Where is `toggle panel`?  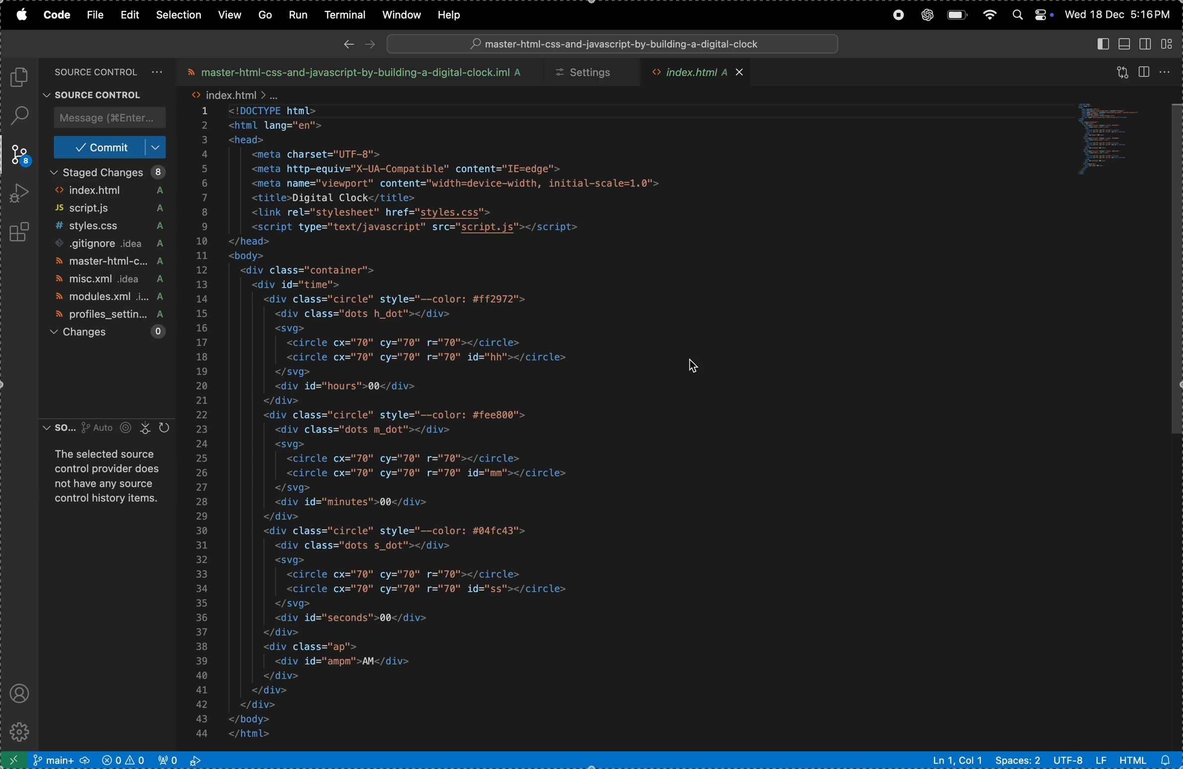 toggle panel is located at coordinates (1123, 43).